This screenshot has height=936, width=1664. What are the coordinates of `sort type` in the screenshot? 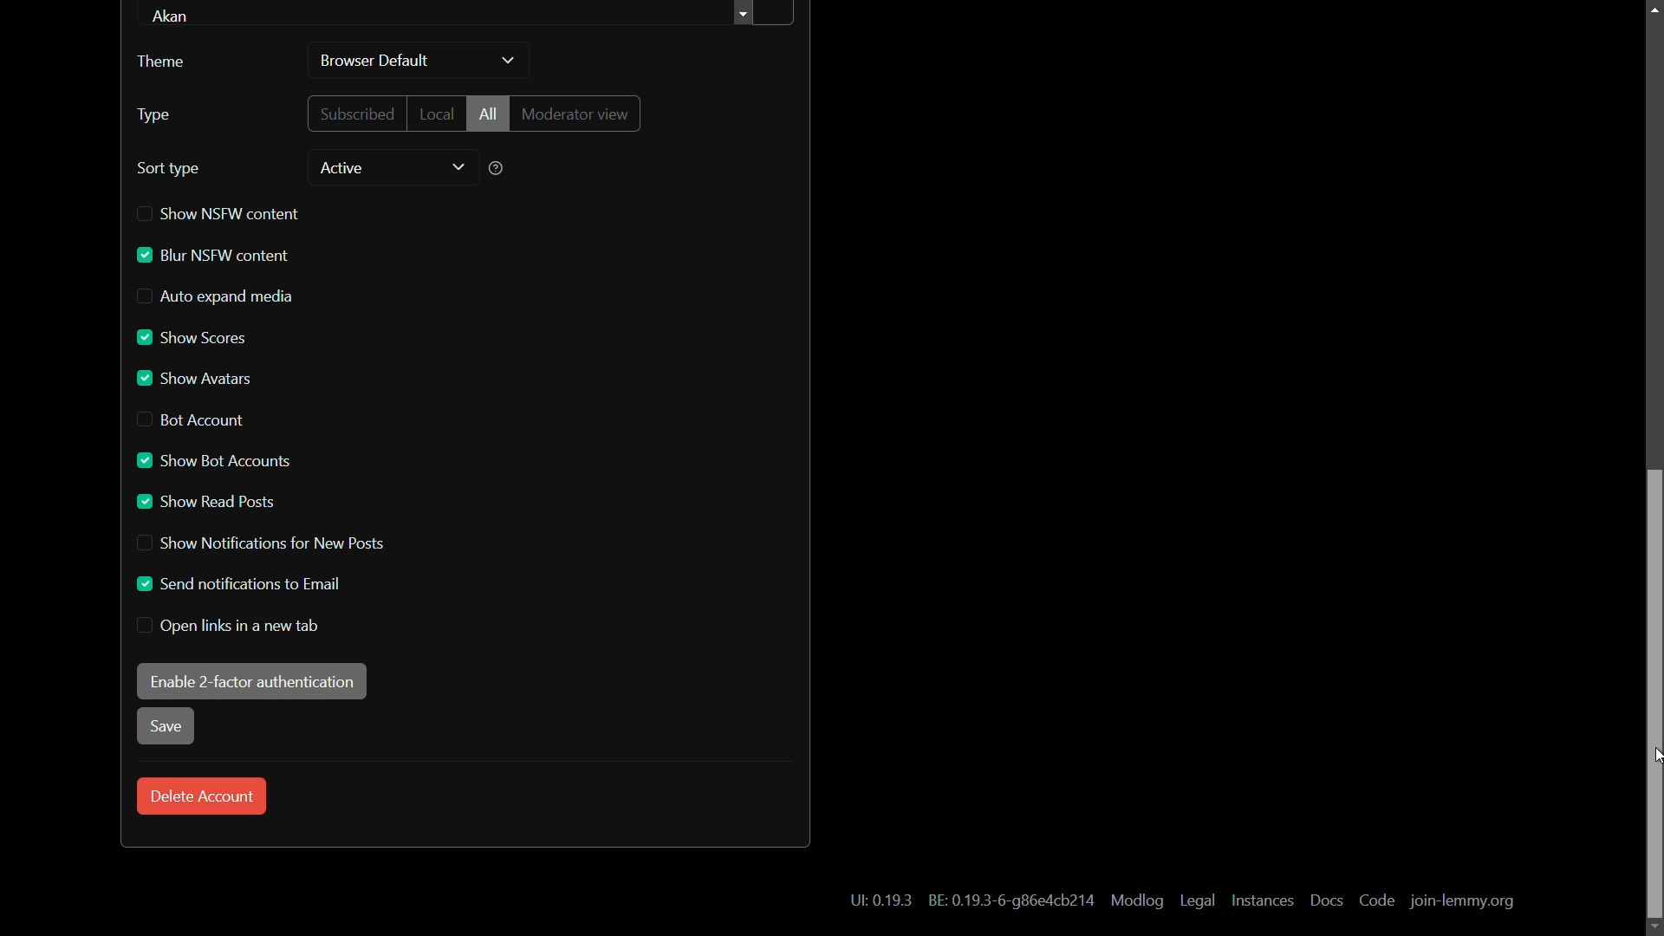 It's located at (170, 169).